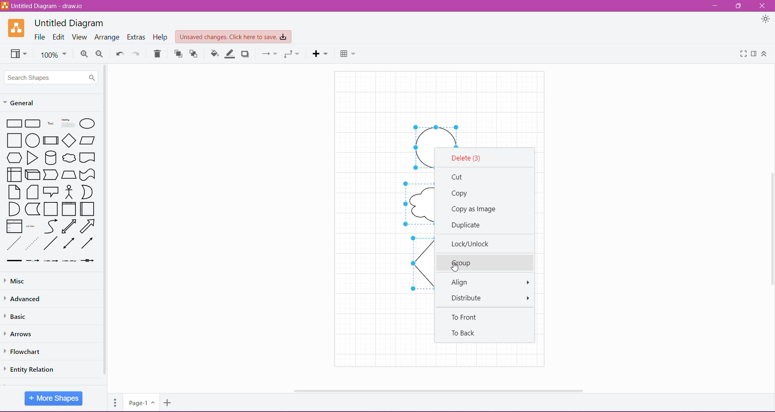  Describe the element at coordinates (467, 225) in the screenshot. I see `Duplicate` at that location.